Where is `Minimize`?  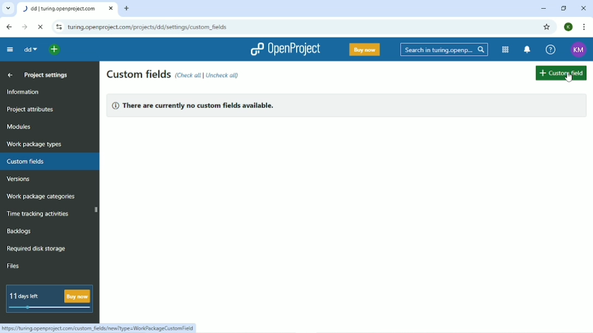 Minimize is located at coordinates (544, 9).